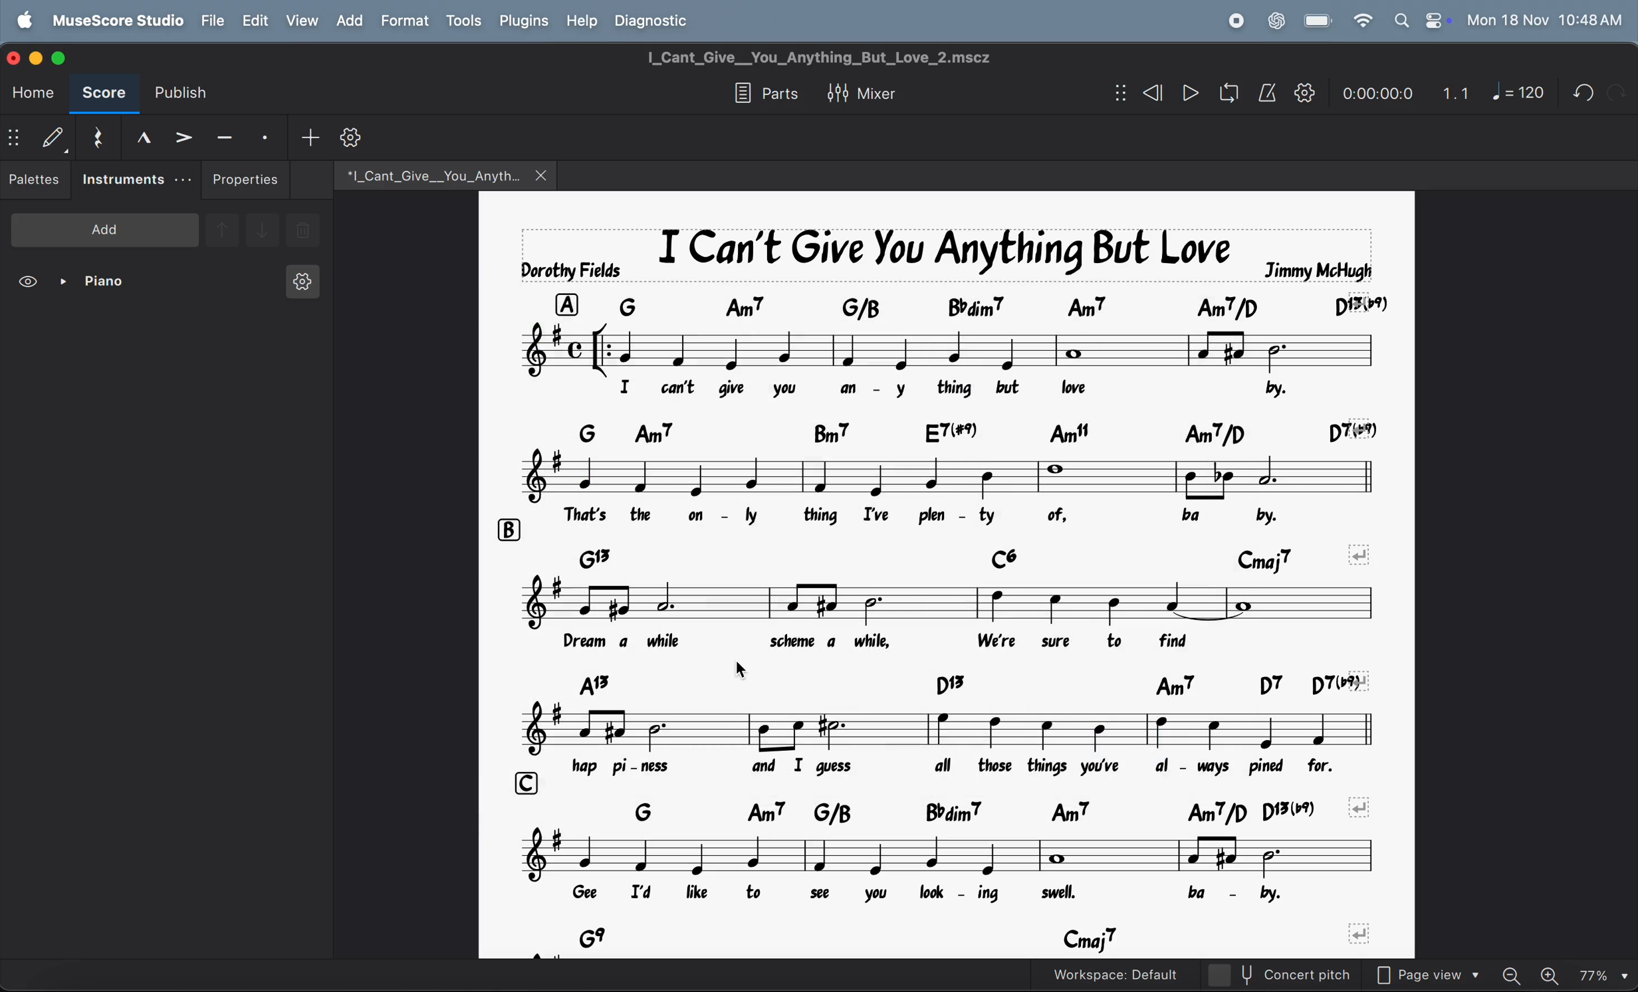 The image size is (1638, 992). What do you see at coordinates (966, 599) in the screenshot?
I see `notes` at bounding box center [966, 599].